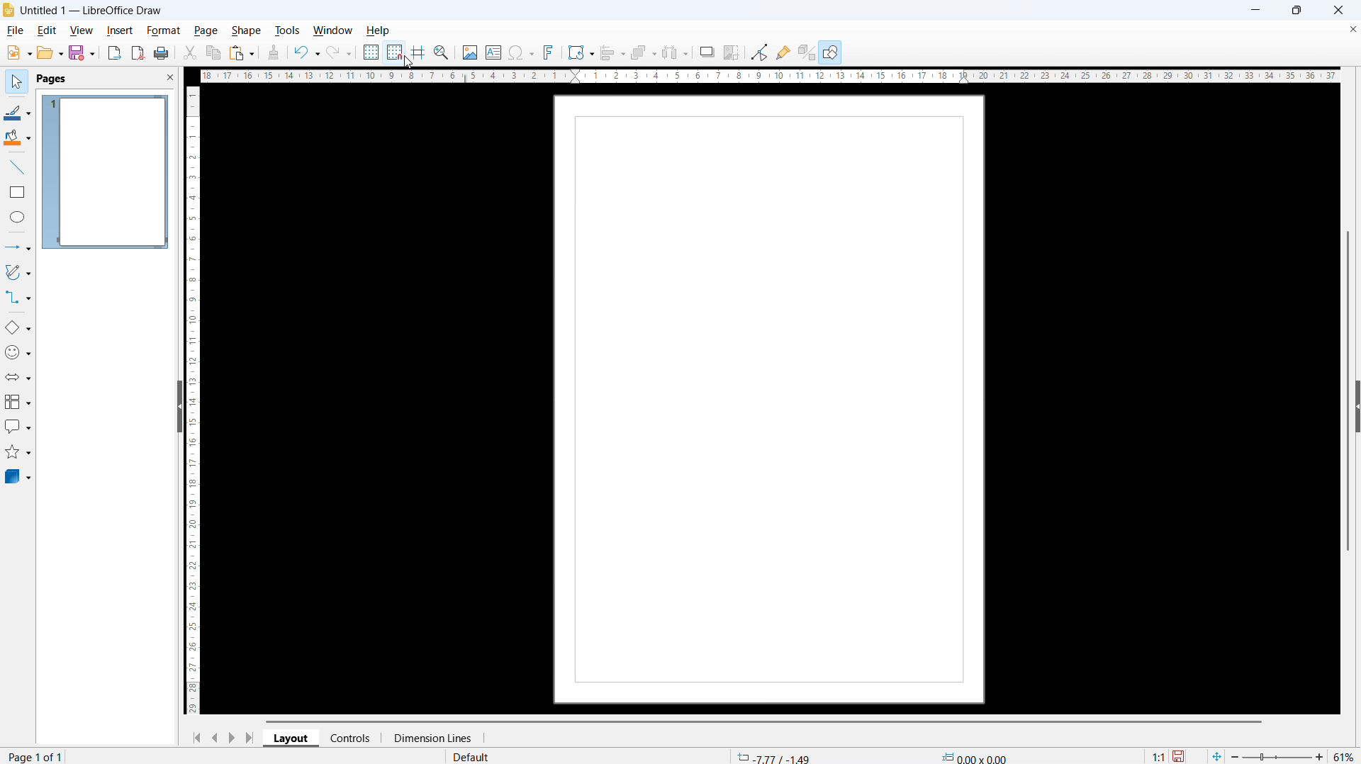 This screenshot has width=1361, height=764. What do you see at coordinates (180, 406) in the screenshot?
I see `Hide pane ` at bounding box center [180, 406].